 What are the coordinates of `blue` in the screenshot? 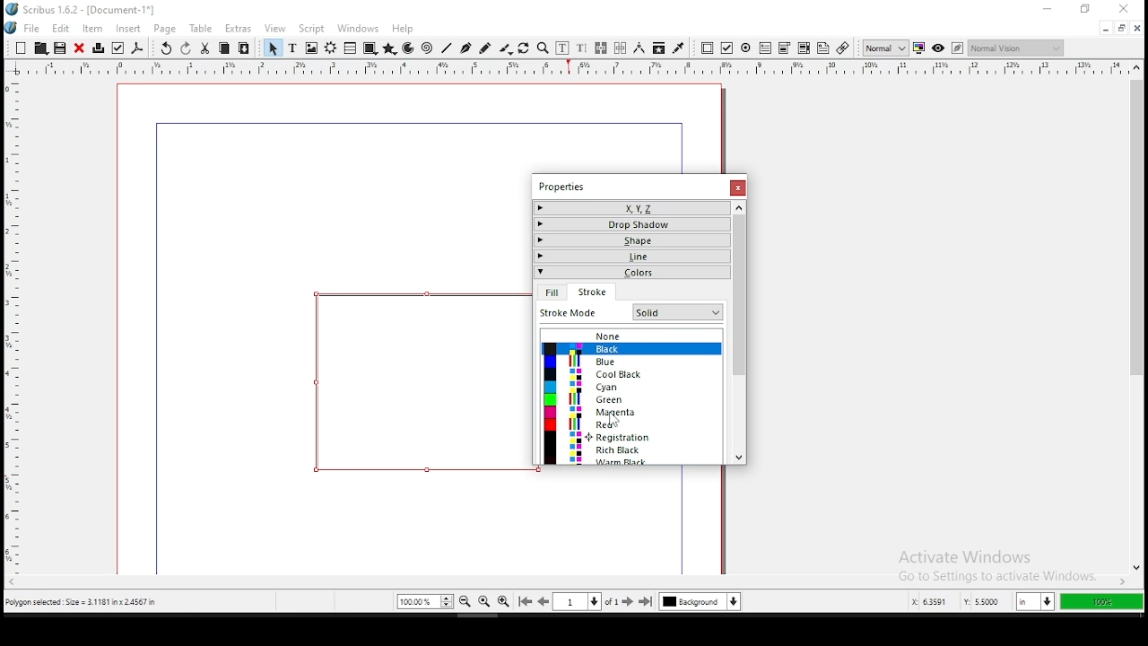 It's located at (631, 362).